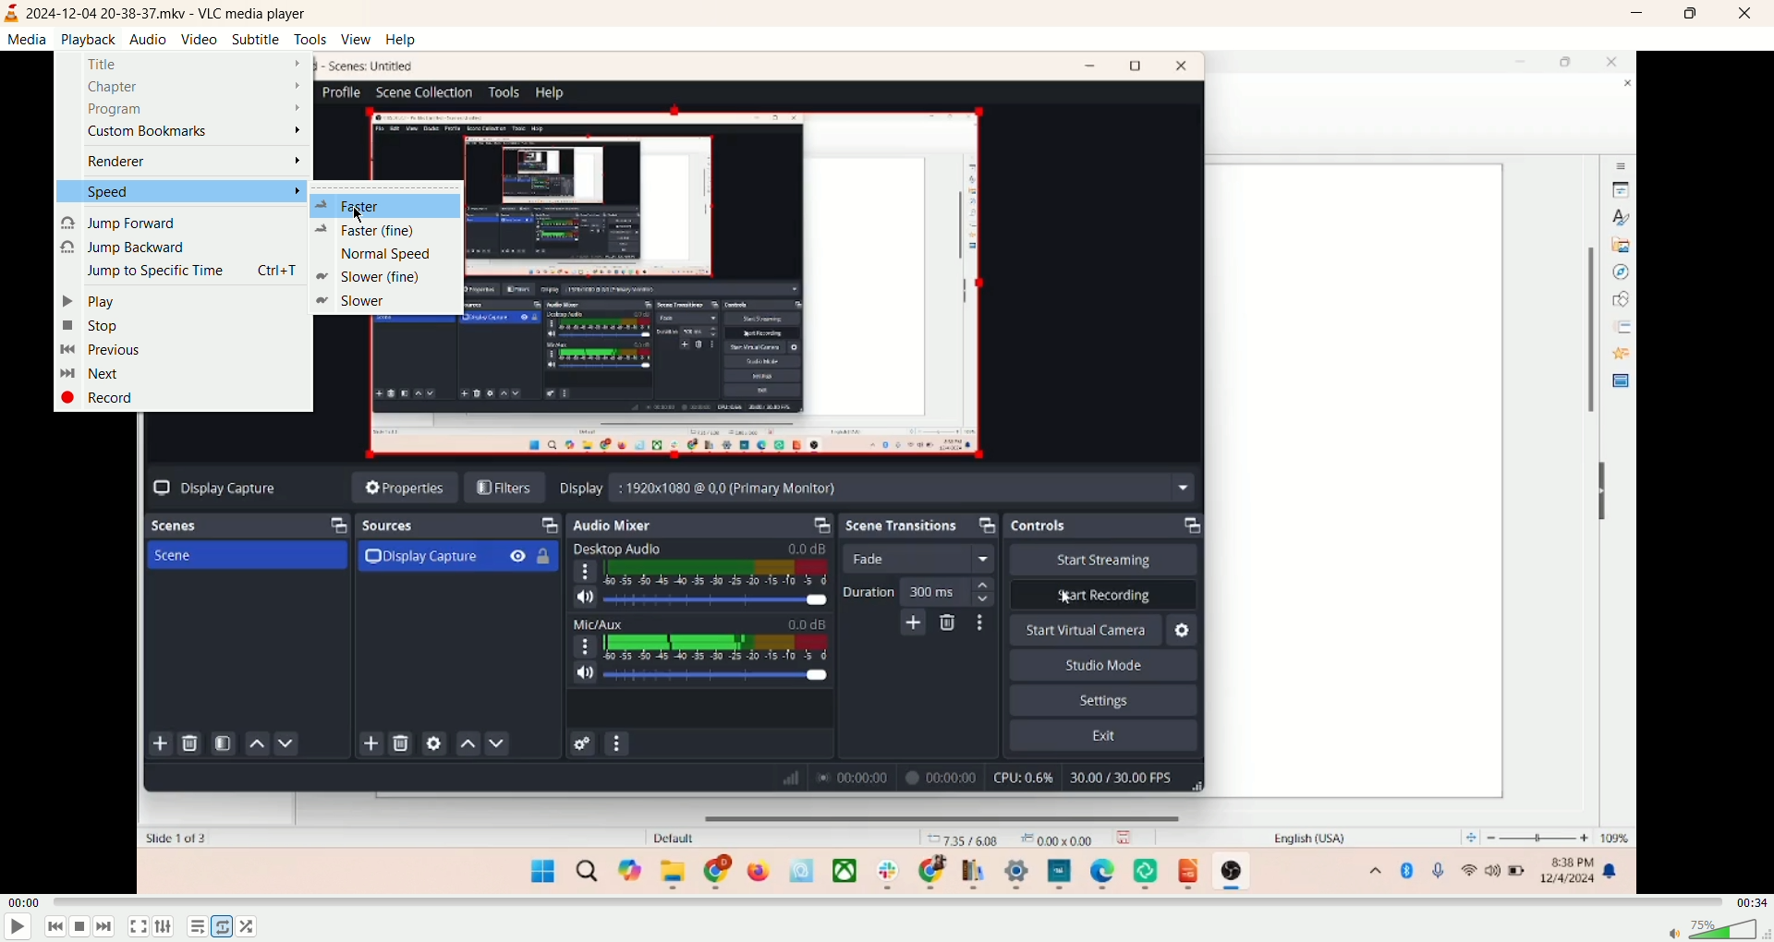  Describe the element at coordinates (176, 192) in the screenshot. I see `speed` at that location.